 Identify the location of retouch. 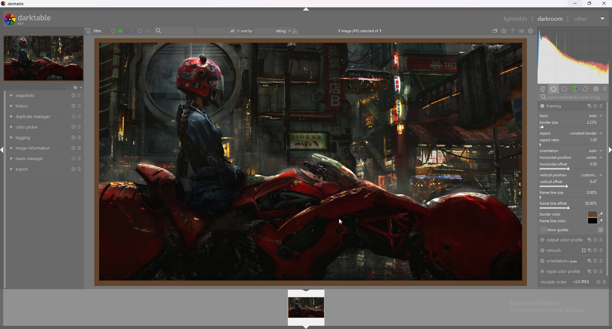
(569, 250).